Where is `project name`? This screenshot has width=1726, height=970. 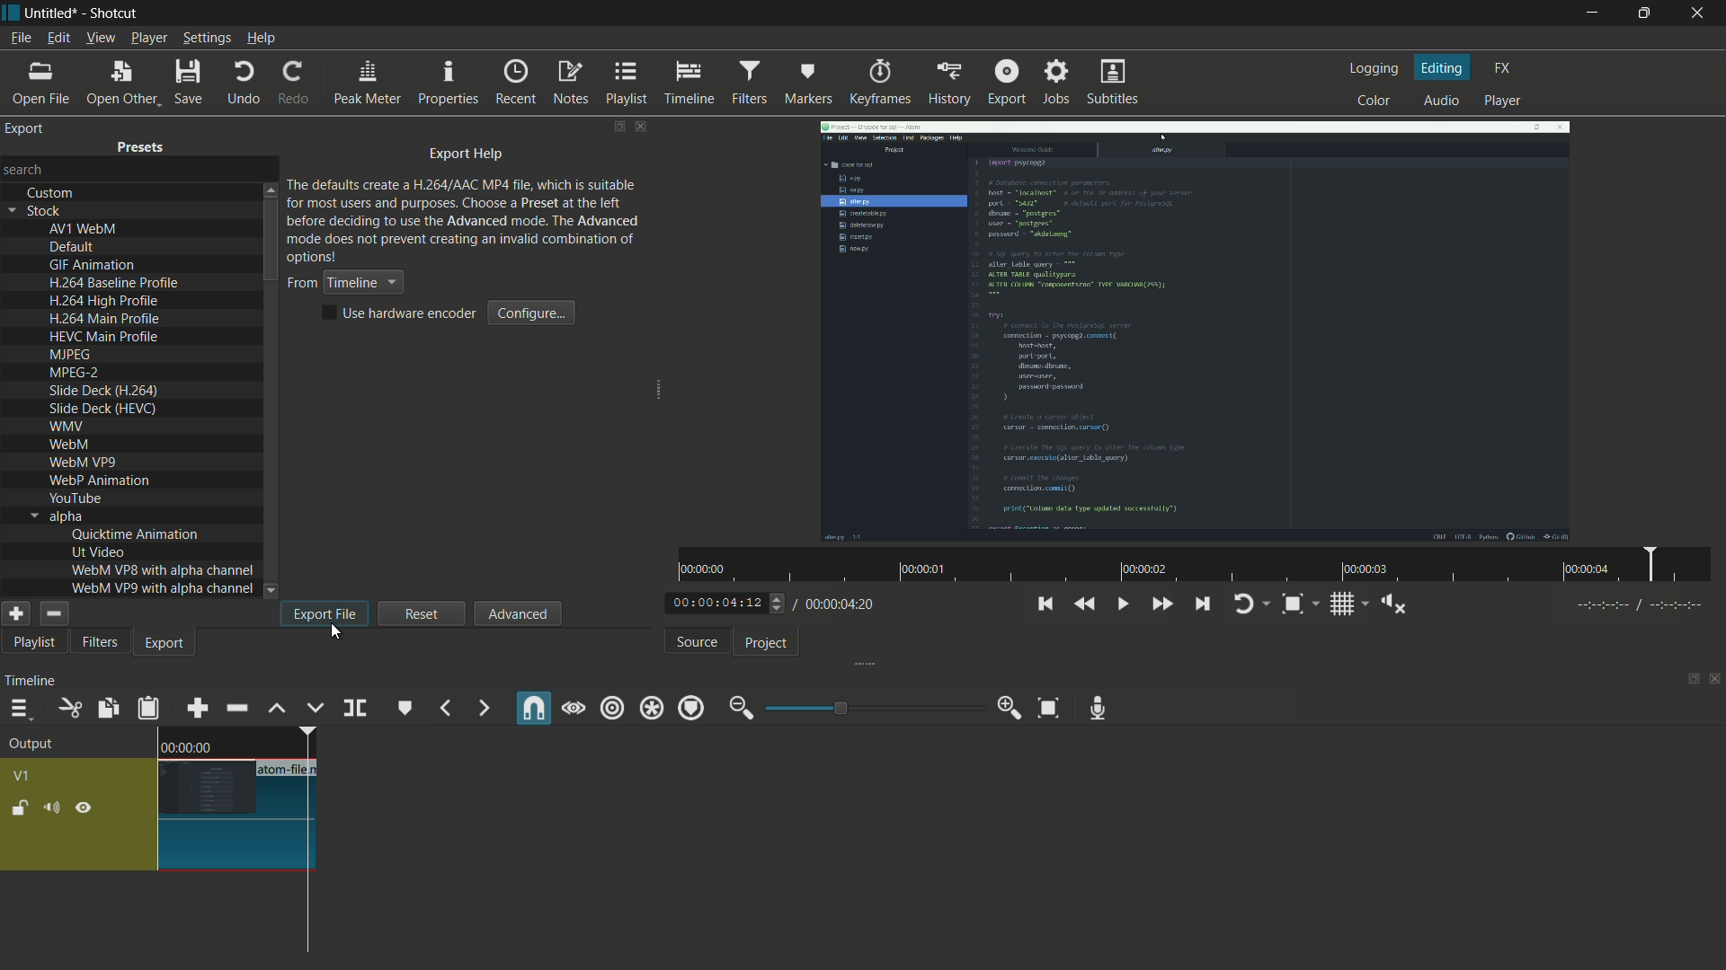
project name is located at coordinates (51, 13).